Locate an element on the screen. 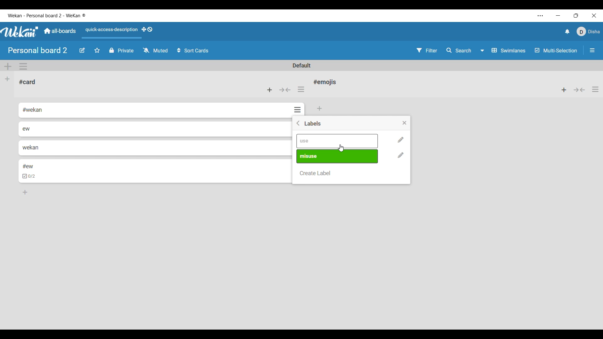 The width and height of the screenshot is (603, 339). Title of window is located at coordinates (313, 123).